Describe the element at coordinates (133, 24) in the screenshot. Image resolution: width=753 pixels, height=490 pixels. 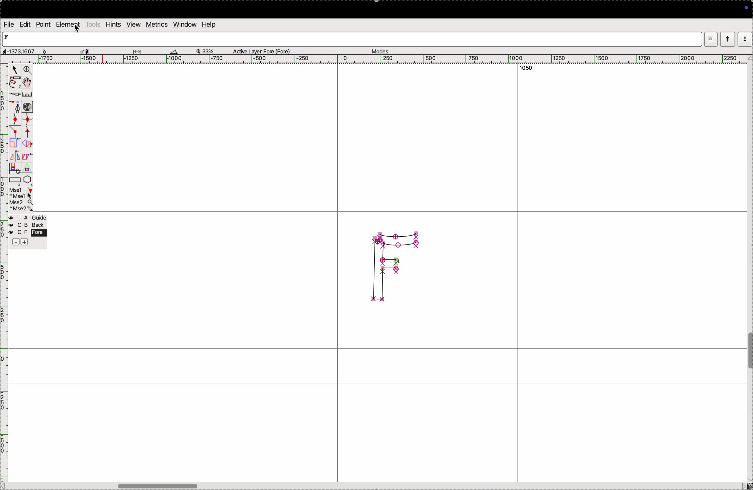
I see `view` at that location.